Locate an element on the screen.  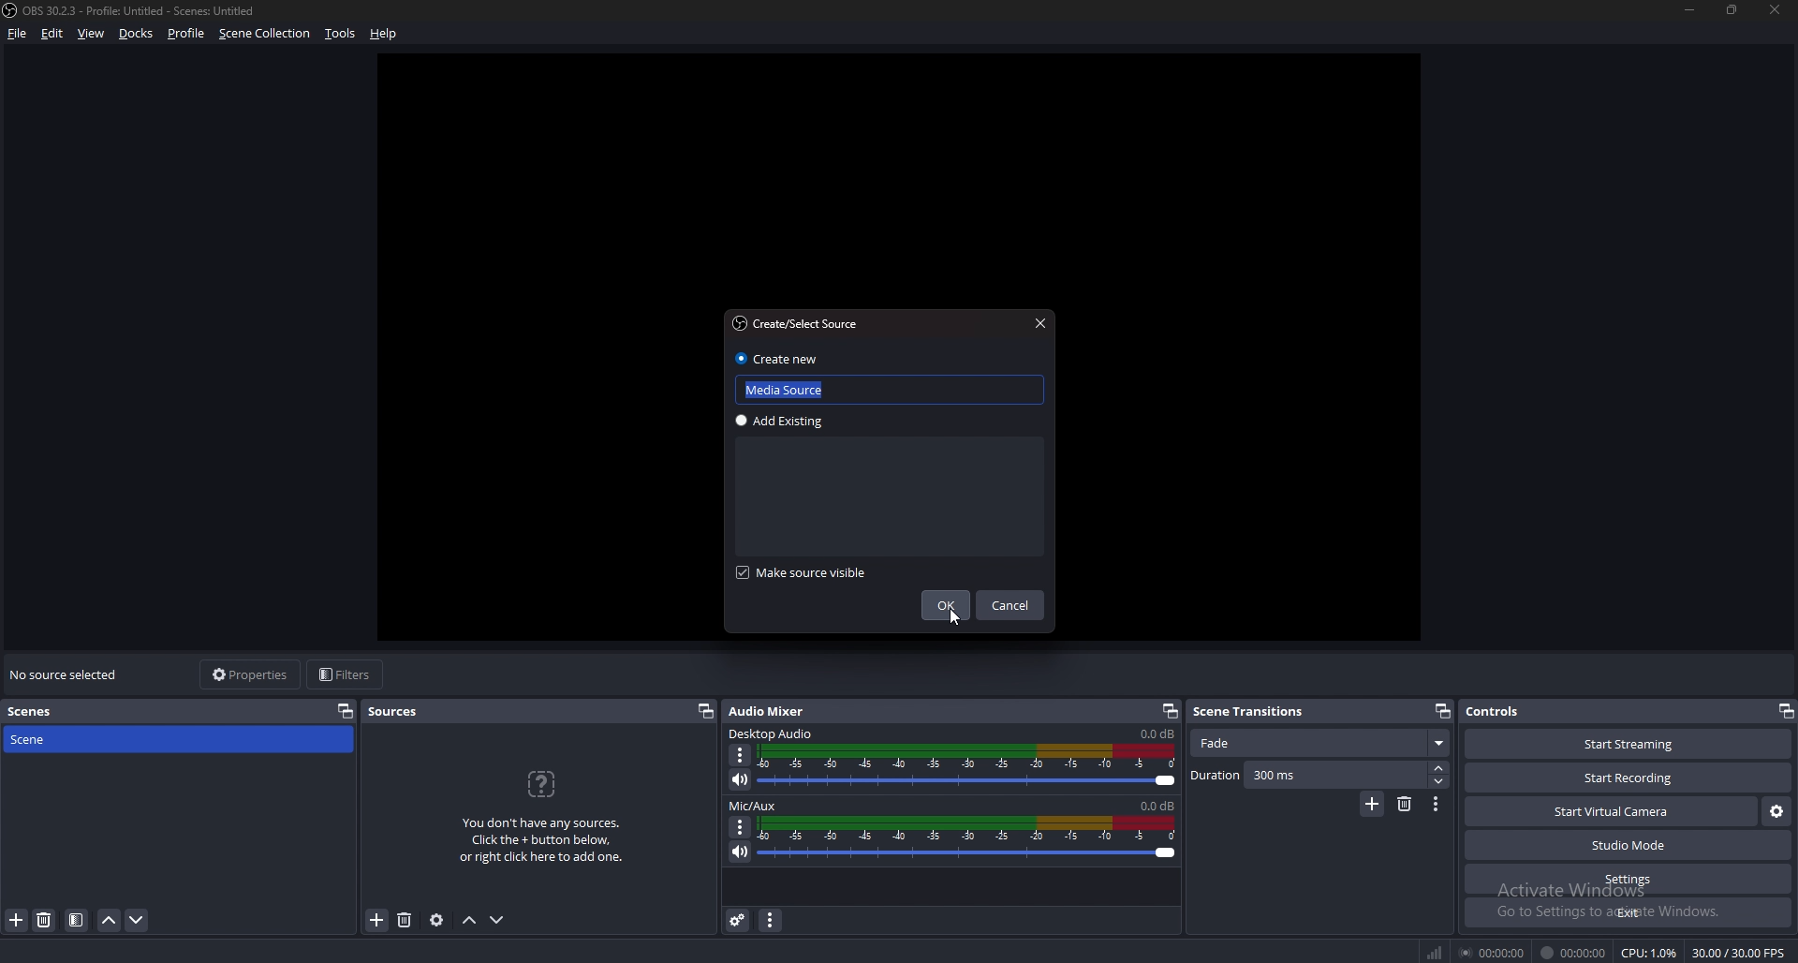
cancel is located at coordinates (1012, 607).